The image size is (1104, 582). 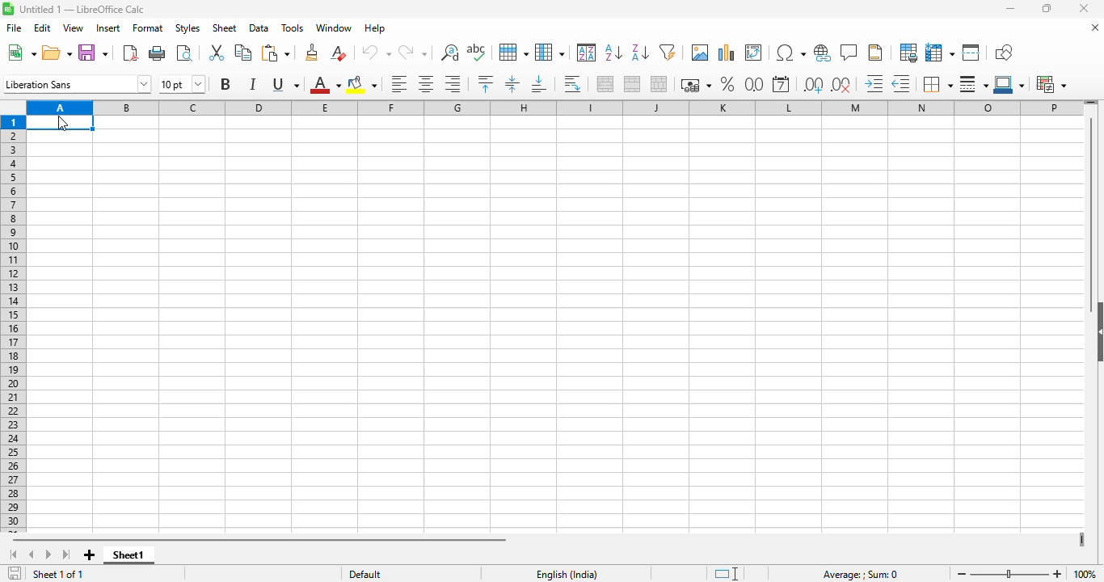 I want to click on spelling, so click(x=476, y=53).